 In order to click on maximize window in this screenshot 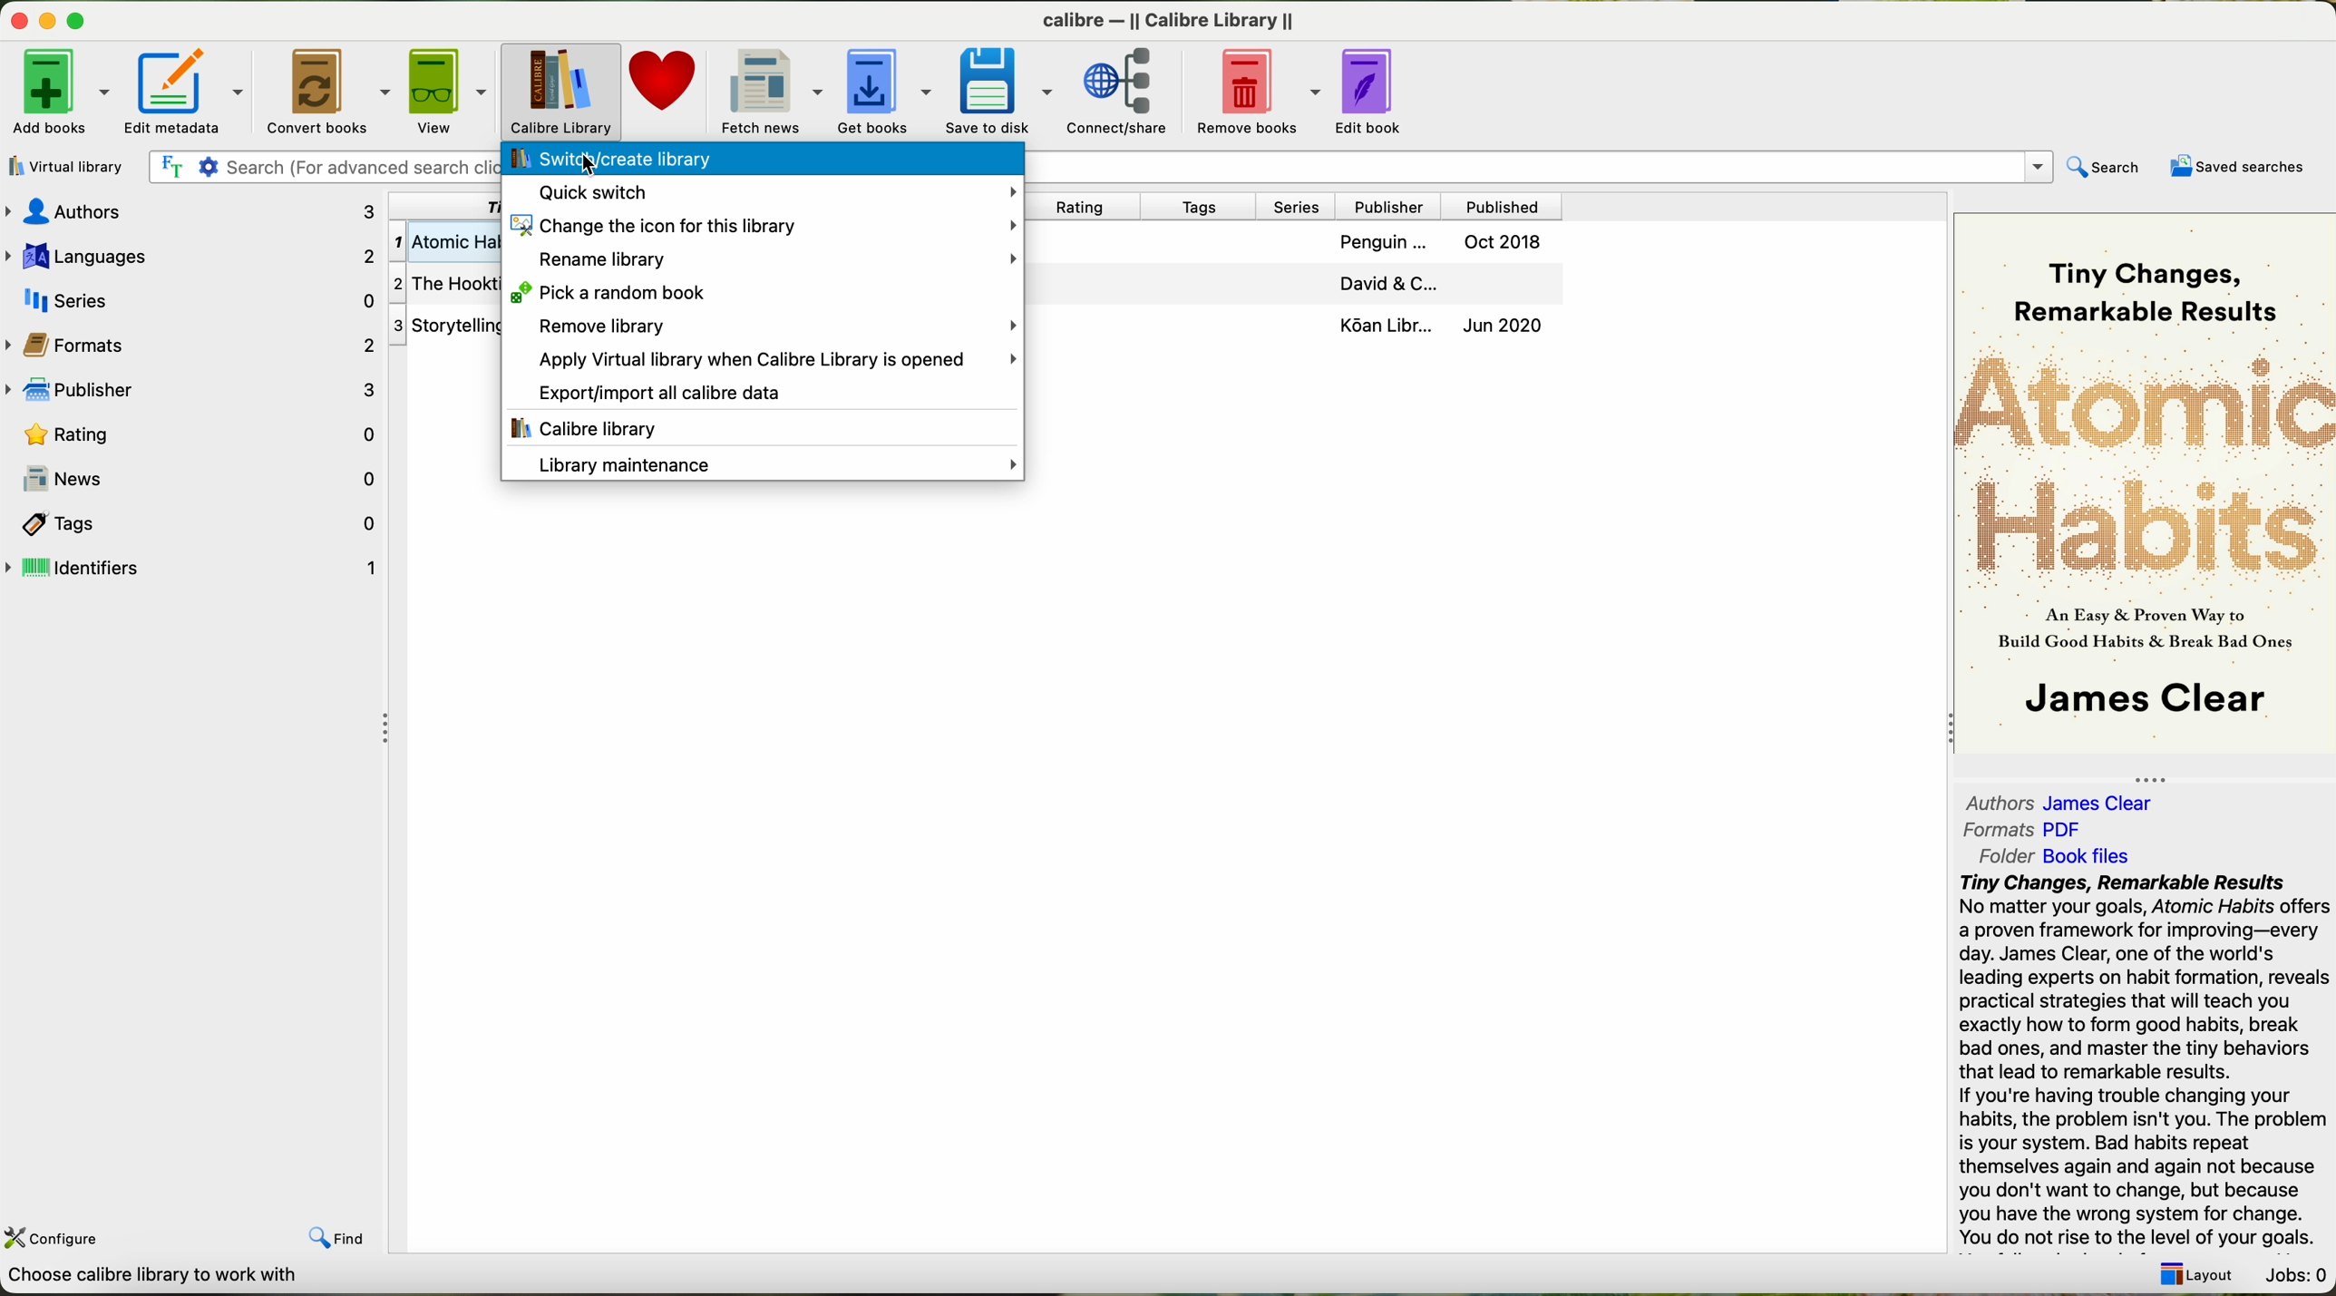, I will do `click(81, 18)`.